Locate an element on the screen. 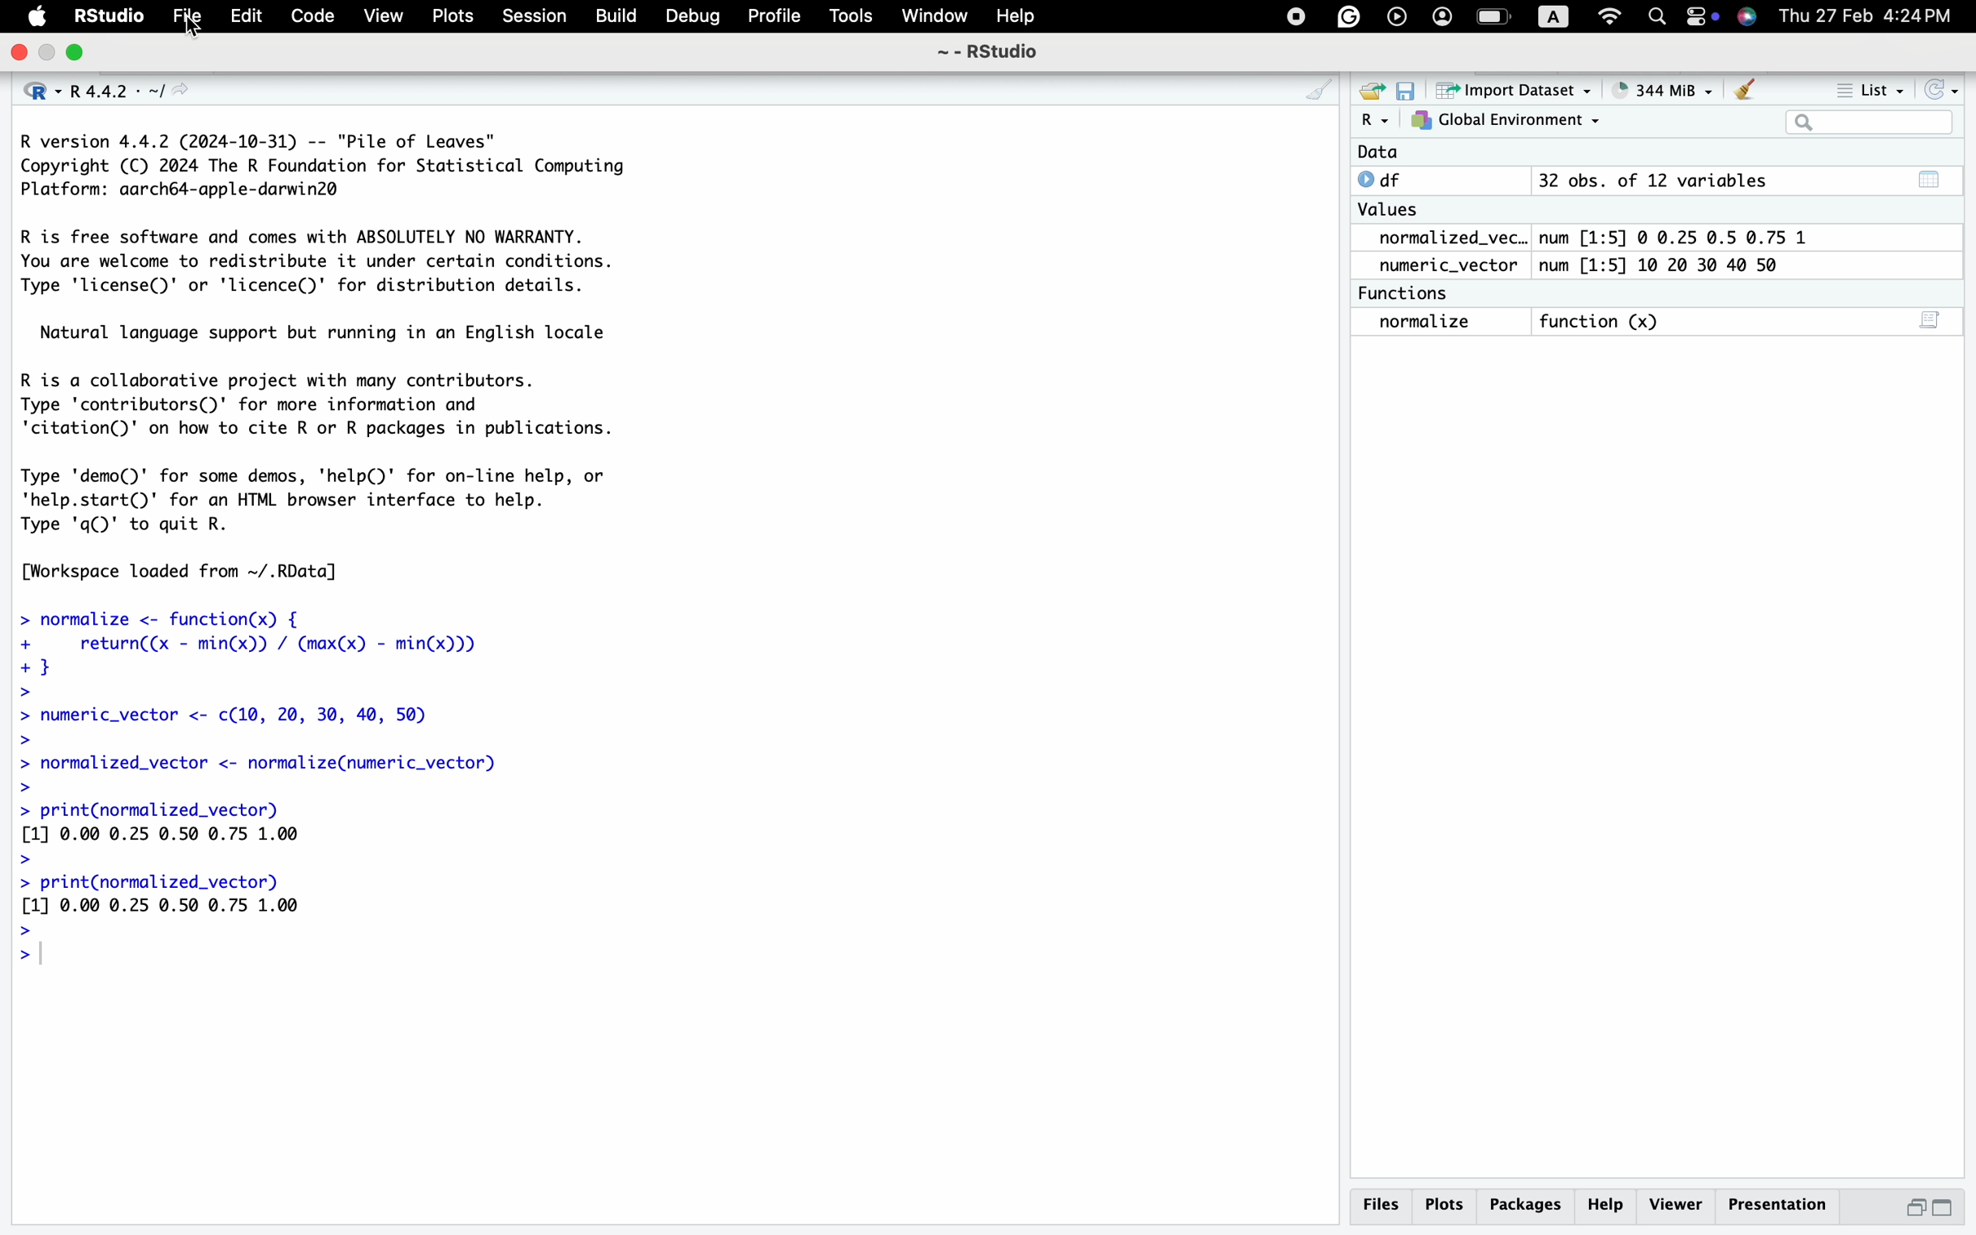  Data
O df 32 obs. of 12 variables
Values
normalized_vec.. num [1:5] @ 0.25 0.5 0.75 1
numeric_vector num [1:5] 10 20 30 40 50
Functions
normalize function (x) is located at coordinates (1592, 252).